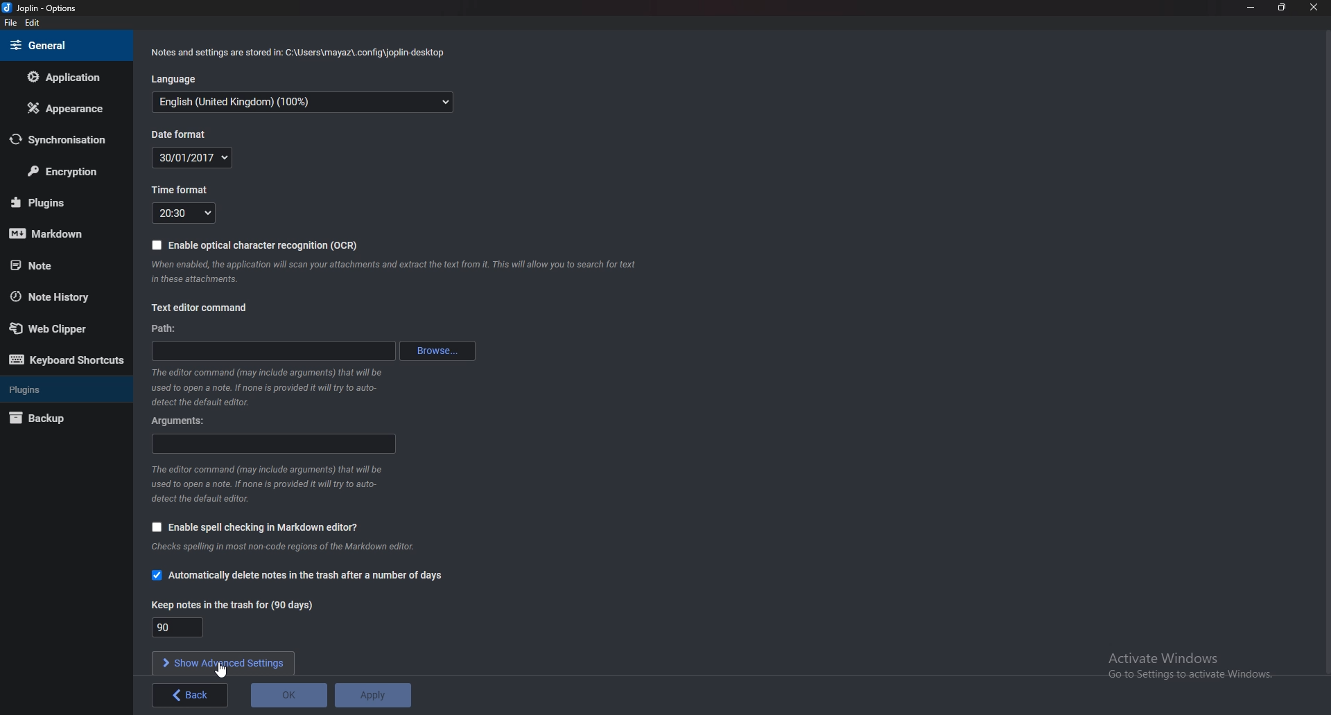 The image size is (1331, 715). What do you see at coordinates (242, 604) in the screenshot?
I see `Keep notes in the trash for` at bounding box center [242, 604].